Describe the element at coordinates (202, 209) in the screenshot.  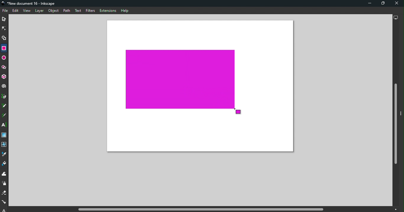
I see `Horizontal scroll bar` at that location.